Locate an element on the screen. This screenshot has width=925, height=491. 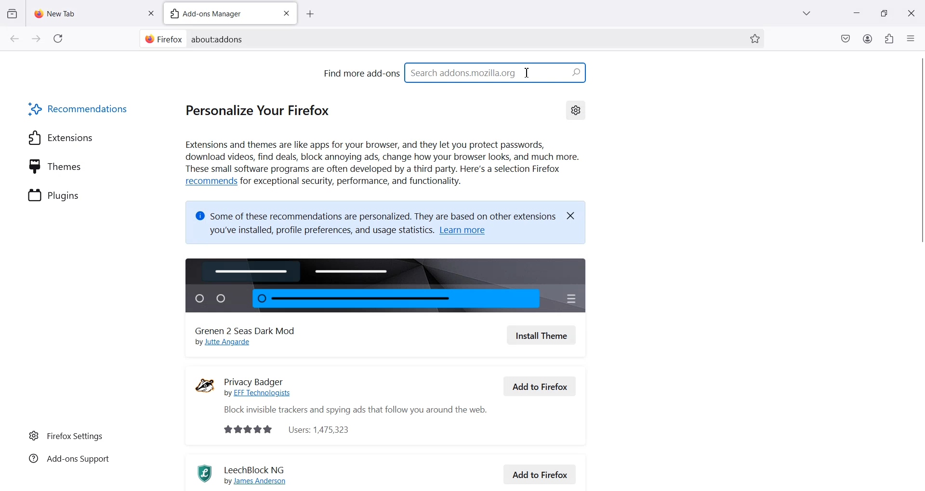
Settings is located at coordinates (576, 109).